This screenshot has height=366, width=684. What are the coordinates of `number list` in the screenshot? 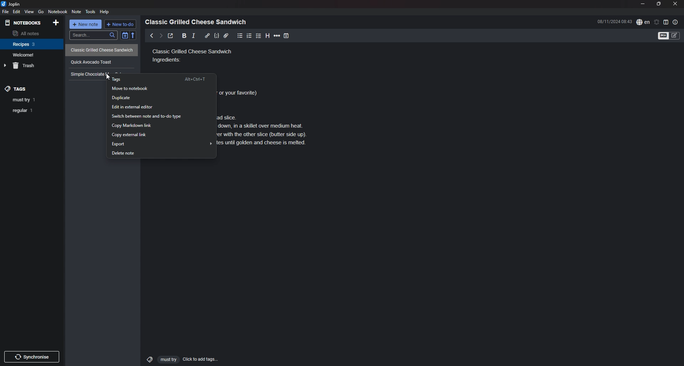 It's located at (249, 36).